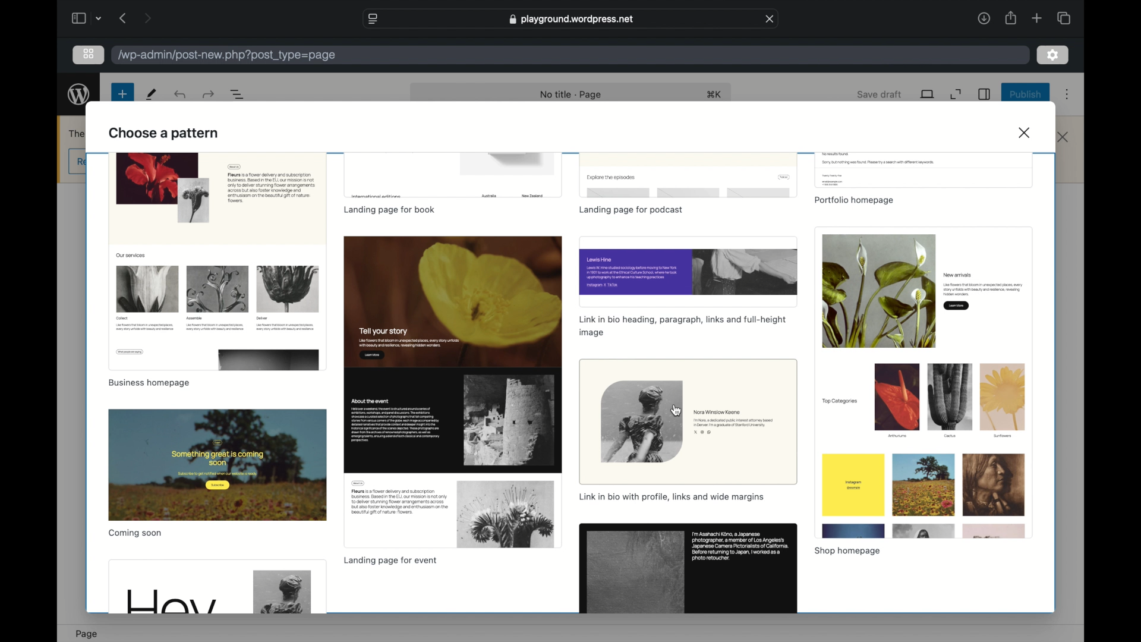 This screenshot has height=642, width=1141. What do you see at coordinates (1053, 55) in the screenshot?
I see `settings` at bounding box center [1053, 55].